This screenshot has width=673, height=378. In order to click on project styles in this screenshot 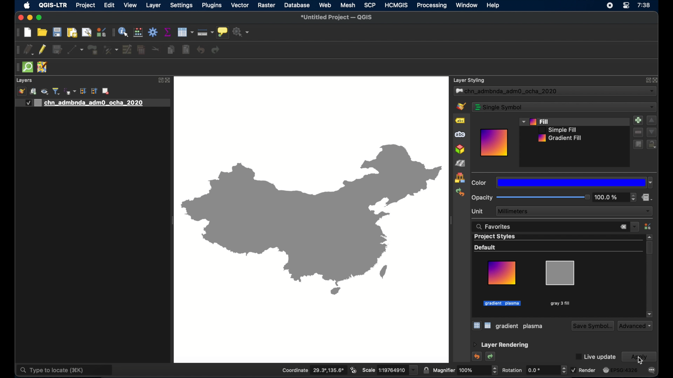, I will do `click(495, 237)`.